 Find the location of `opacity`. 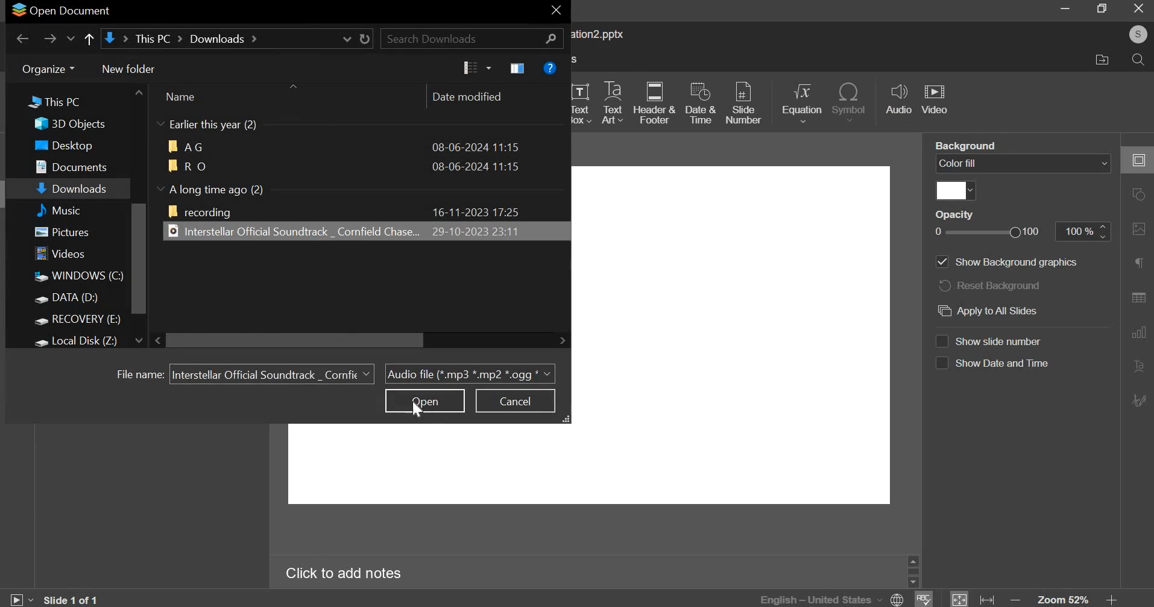

opacity is located at coordinates (954, 215).